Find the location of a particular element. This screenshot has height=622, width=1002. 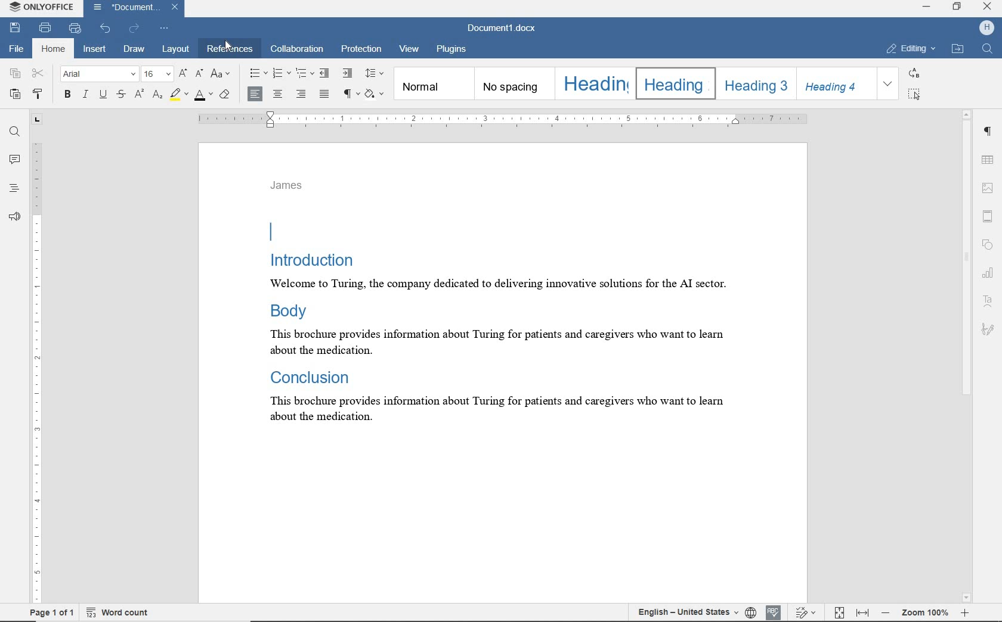

image is located at coordinates (988, 187).